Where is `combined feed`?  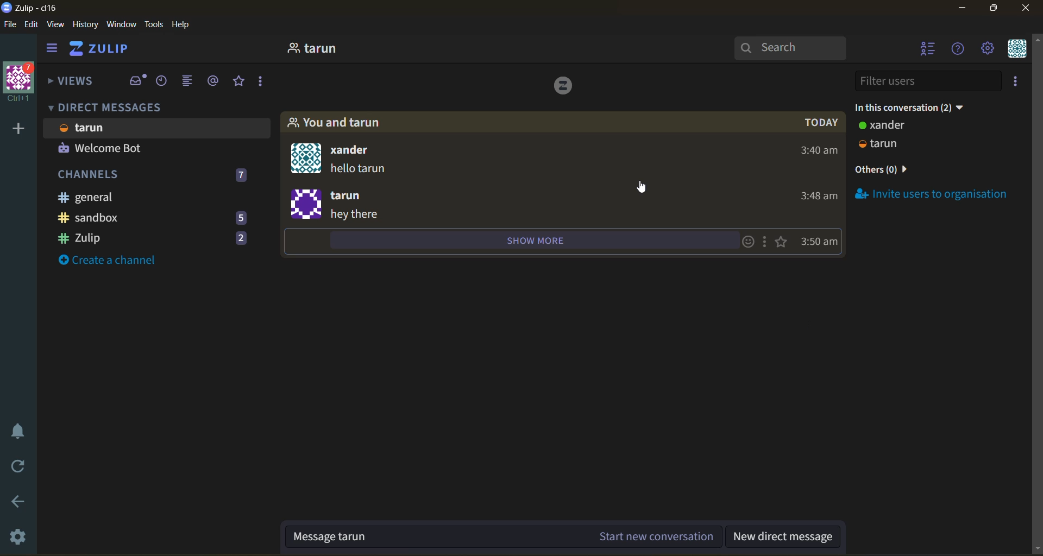 combined feed is located at coordinates (187, 80).